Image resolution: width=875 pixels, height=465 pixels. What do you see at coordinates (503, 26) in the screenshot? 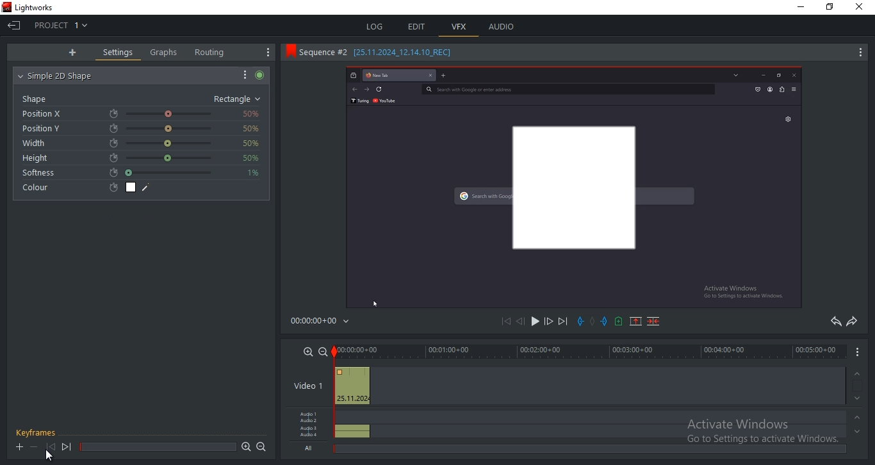
I see `audio` at bounding box center [503, 26].